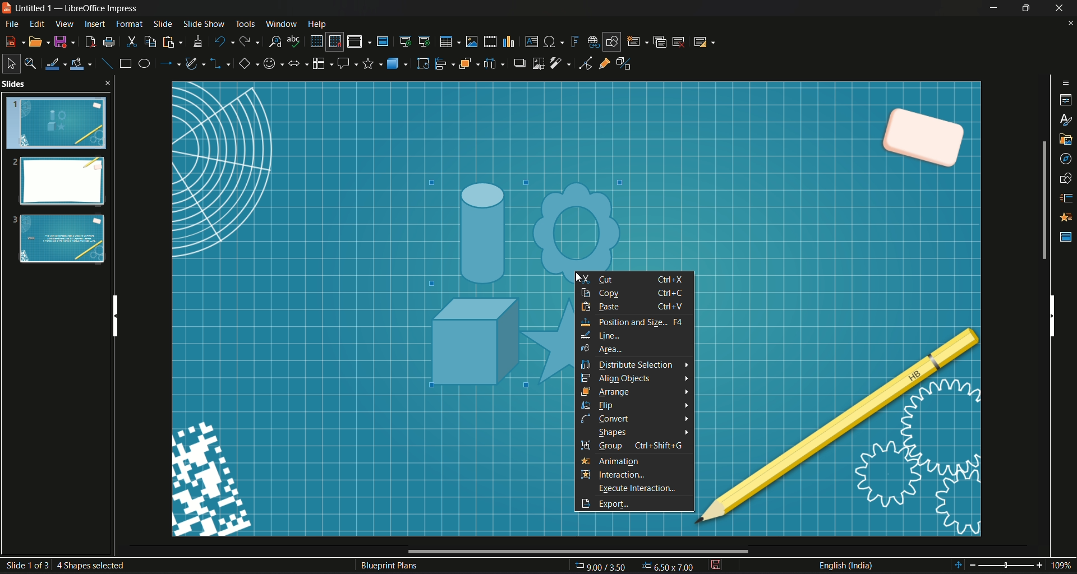  I want to click on rectangle, so click(125, 63).